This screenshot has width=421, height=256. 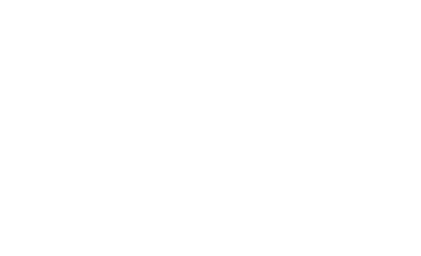 I want to click on Scene, so click(x=41, y=178).